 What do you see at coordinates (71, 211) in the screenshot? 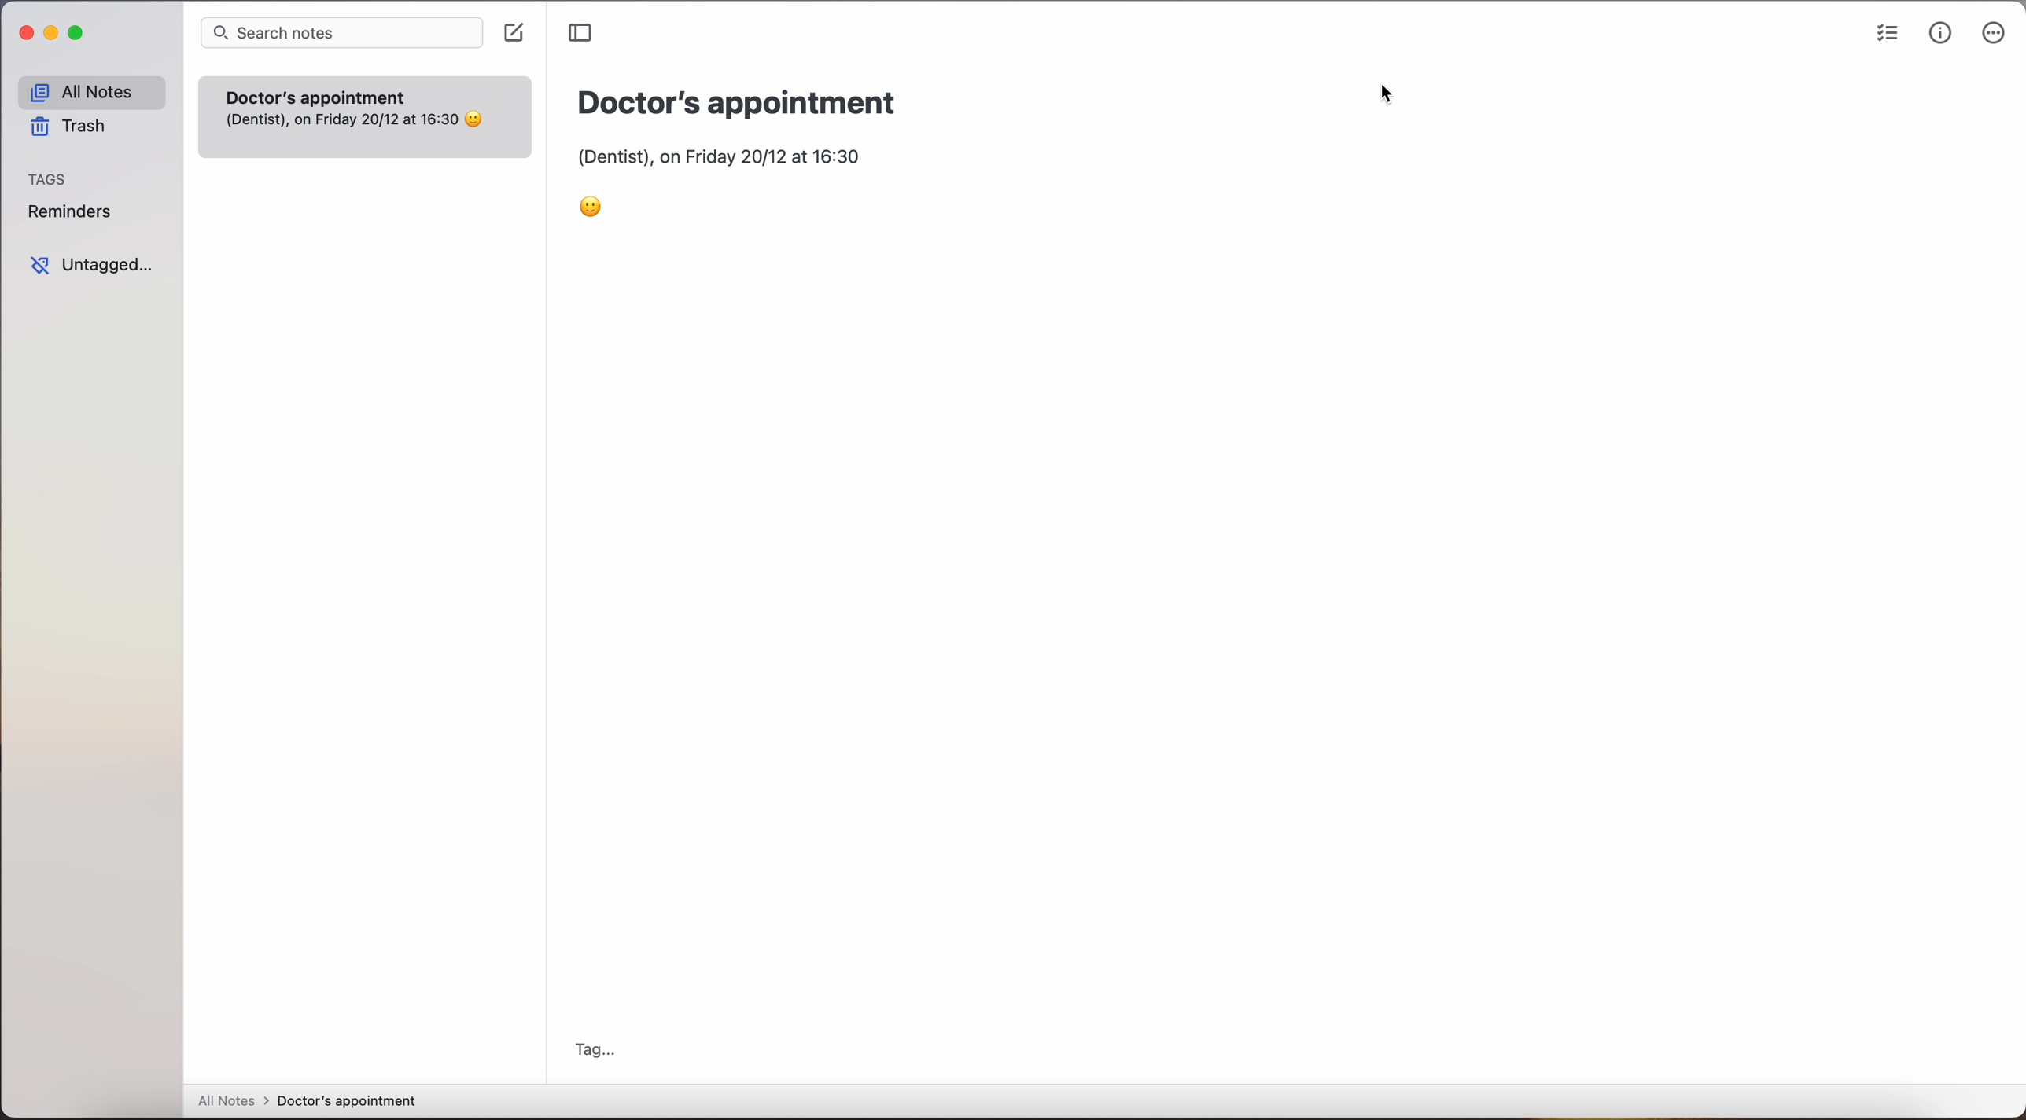
I see `reminders` at bounding box center [71, 211].